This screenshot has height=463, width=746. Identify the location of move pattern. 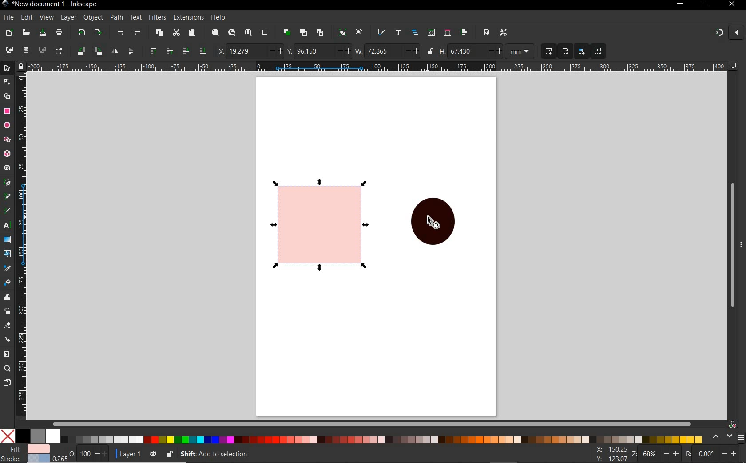
(597, 51).